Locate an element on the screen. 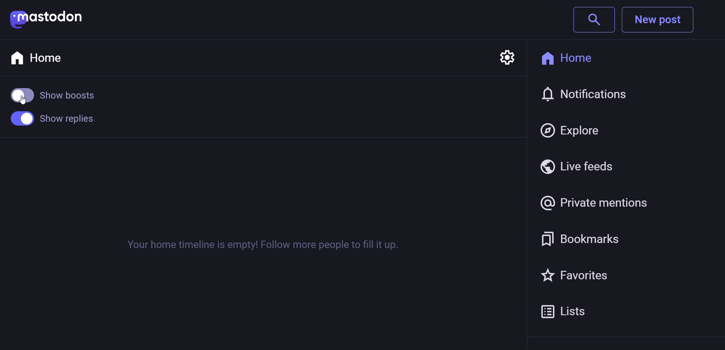 This screenshot has height=350, width=725. private mention is located at coordinates (596, 201).